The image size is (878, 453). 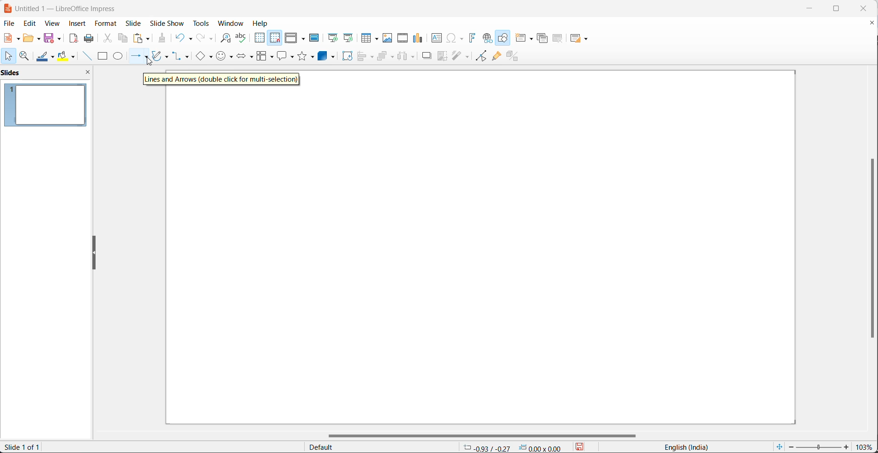 What do you see at coordinates (123, 38) in the screenshot?
I see `copy` at bounding box center [123, 38].